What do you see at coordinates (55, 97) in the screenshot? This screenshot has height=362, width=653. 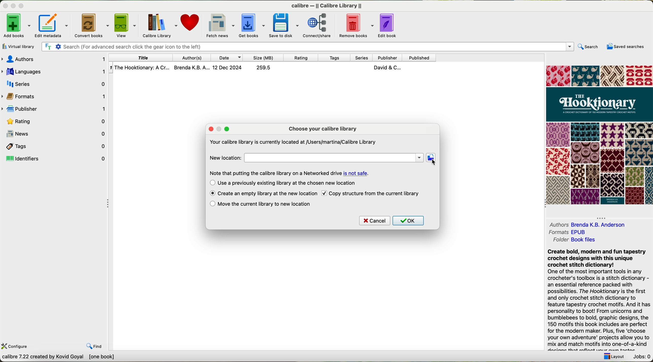 I see `formats` at bounding box center [55, 97].